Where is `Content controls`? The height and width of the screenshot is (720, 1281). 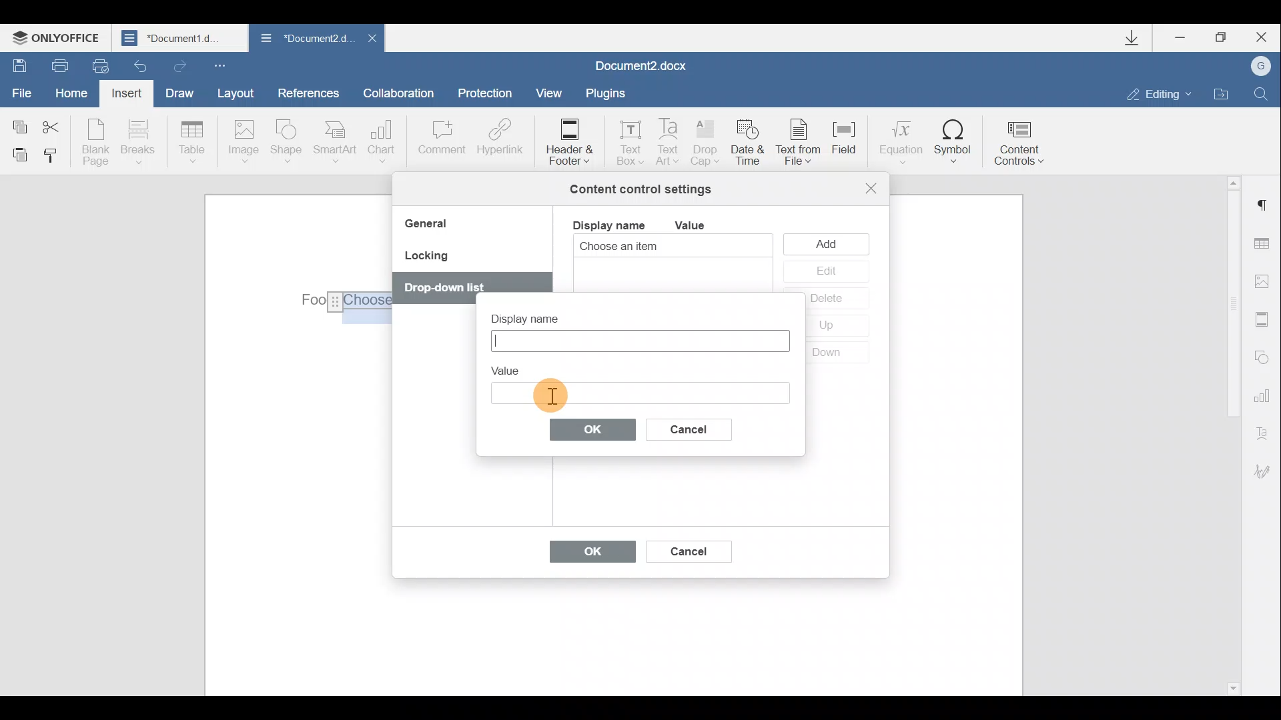 Content controls is located at coordinates (1024, 139).